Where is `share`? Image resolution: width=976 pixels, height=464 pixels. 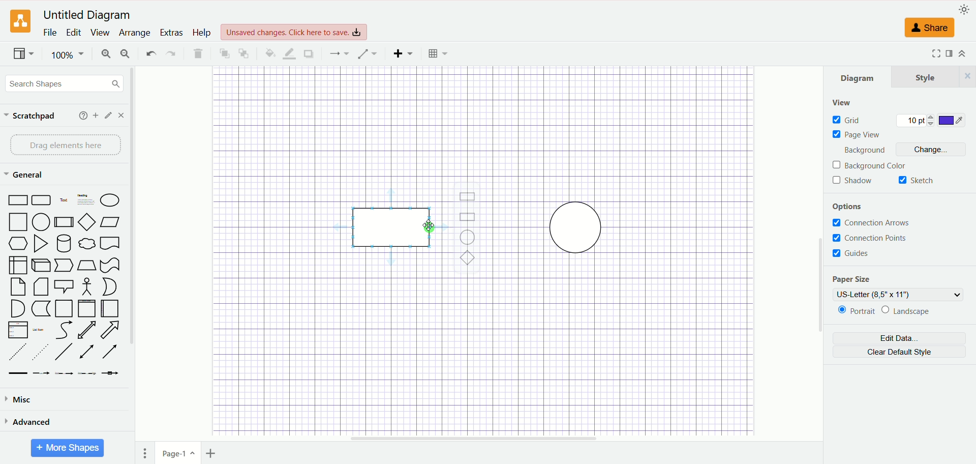 share is located at coordinates (929, 28).